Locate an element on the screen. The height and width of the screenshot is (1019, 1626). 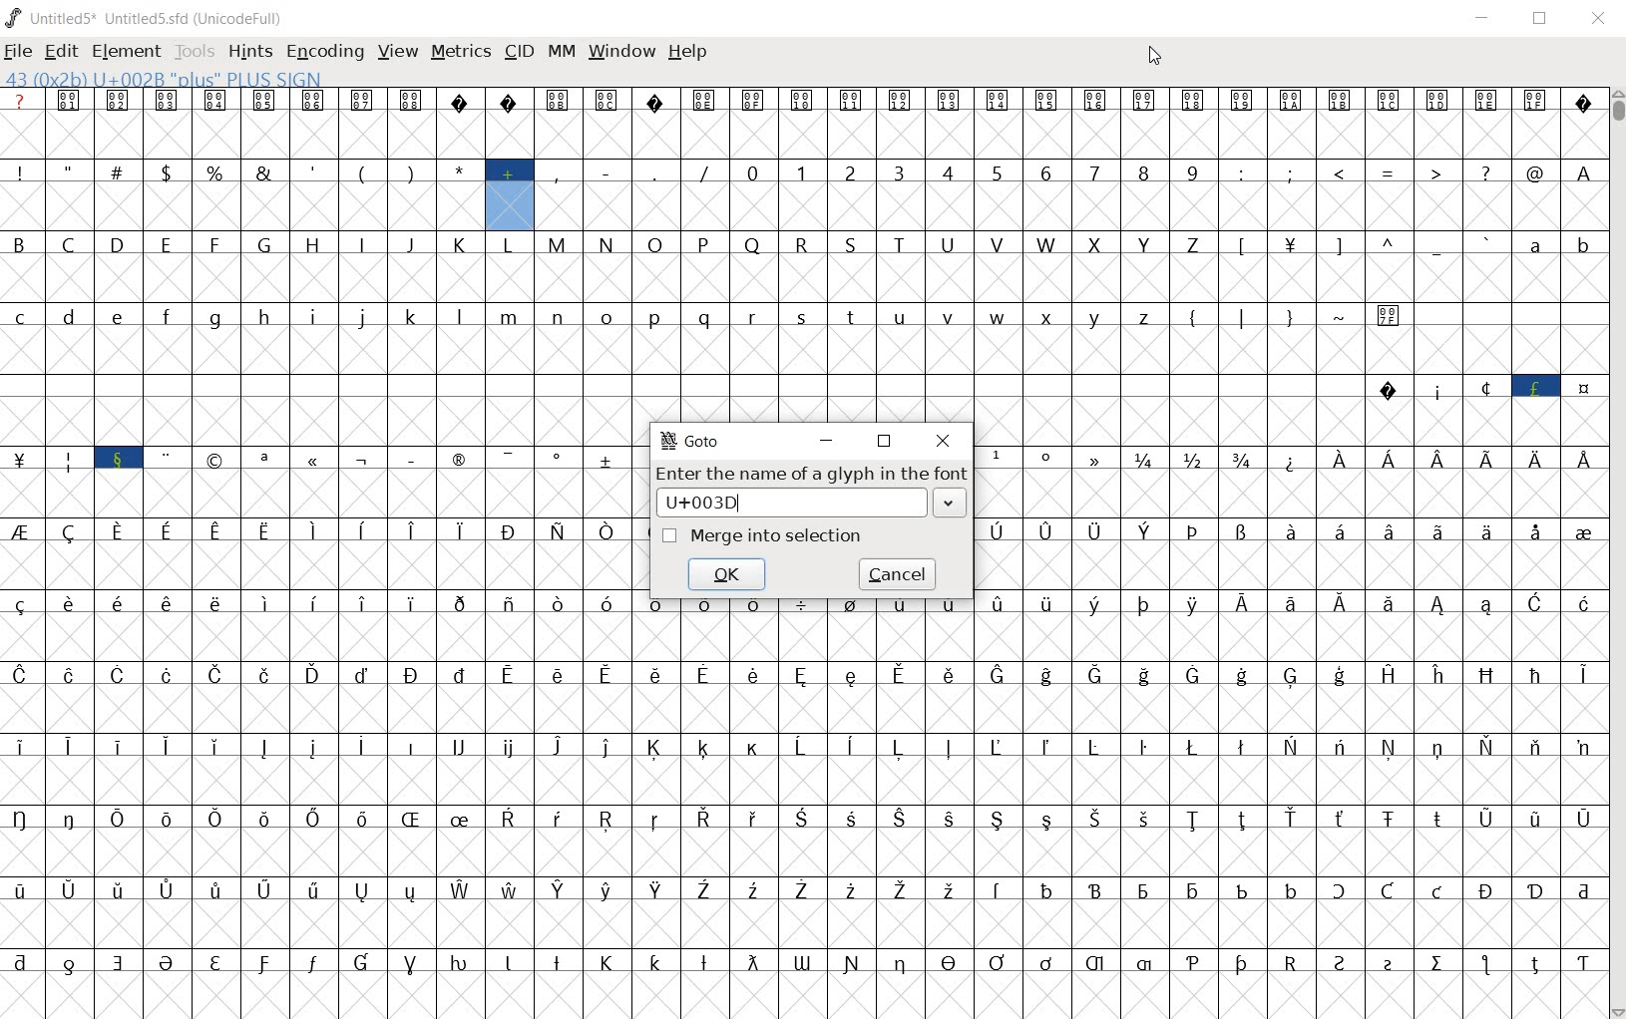
help is located at coordinates (687, 57).